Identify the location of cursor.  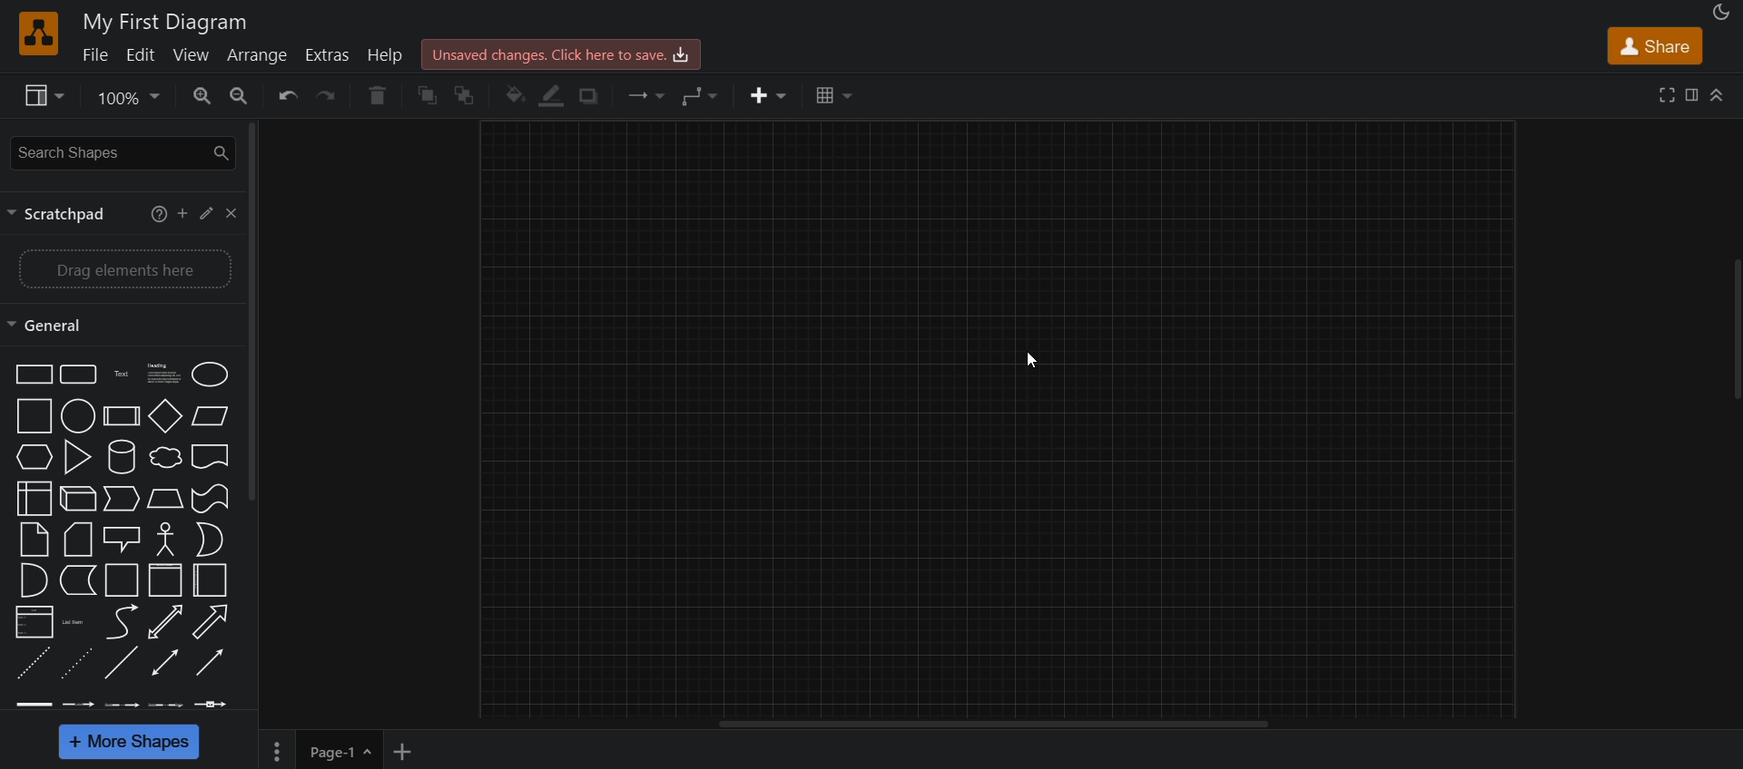
(1040, 363).